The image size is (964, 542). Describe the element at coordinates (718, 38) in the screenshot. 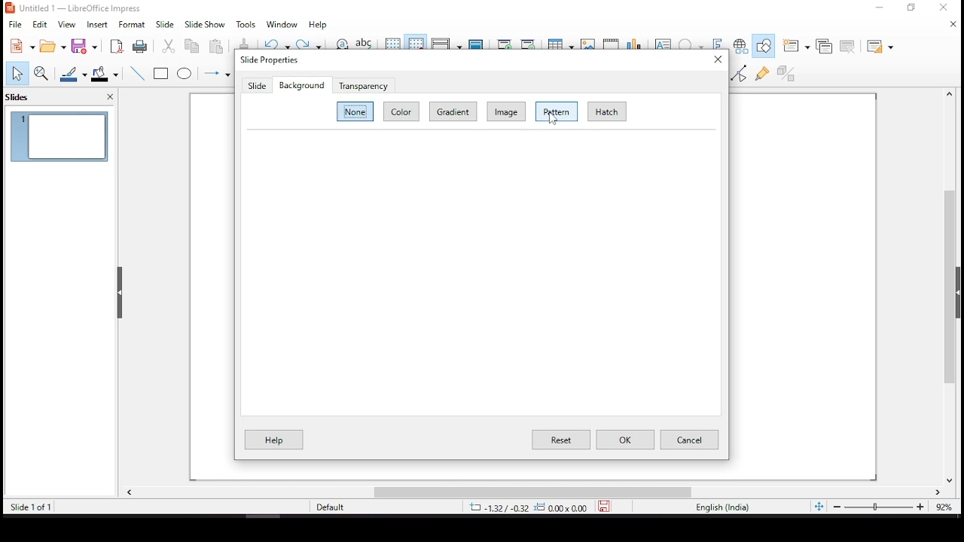

I see `insert font work text` at that location.